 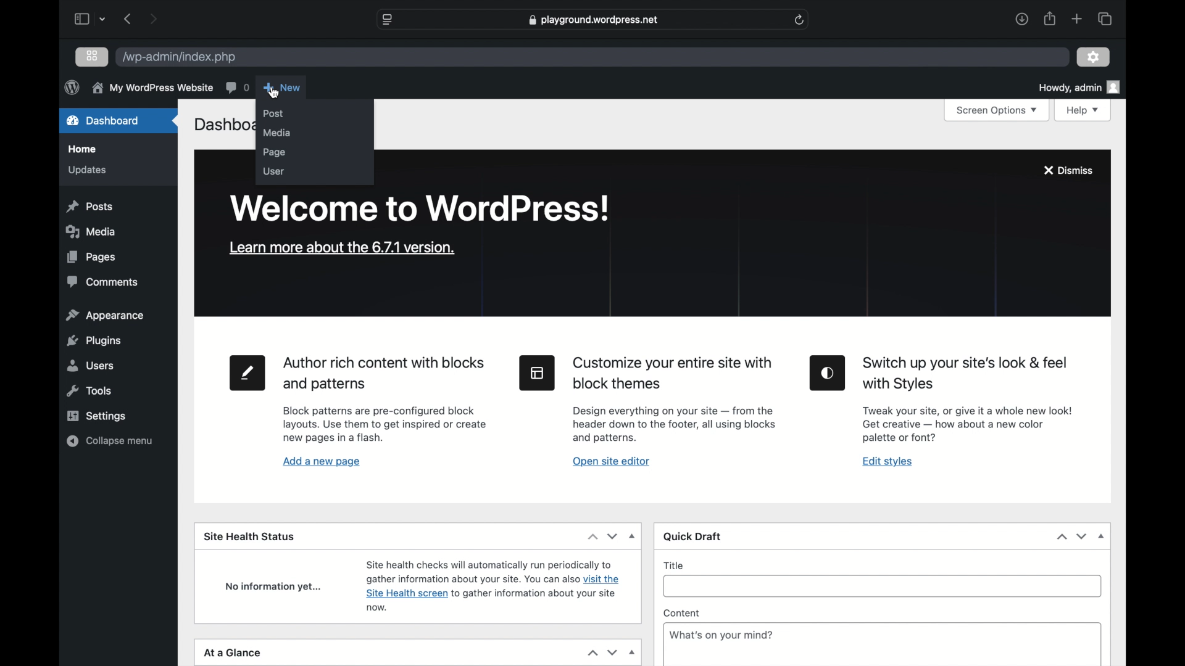 I want to click on learn more about the 6.7.1 version, so click(x=342, y=248).